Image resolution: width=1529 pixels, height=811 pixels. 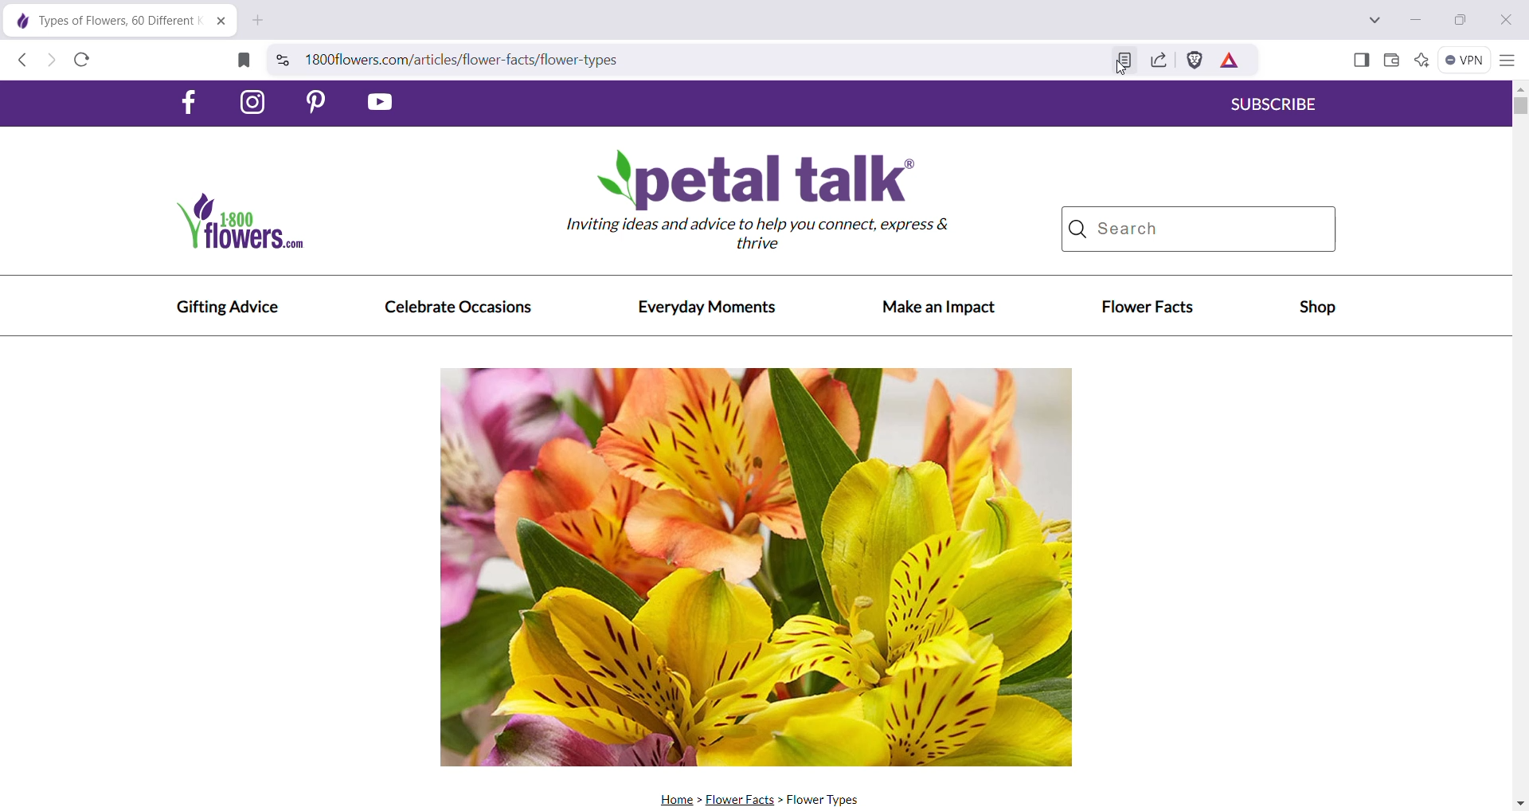 I want to click on Subscribe, so click(x=1277, y=106).